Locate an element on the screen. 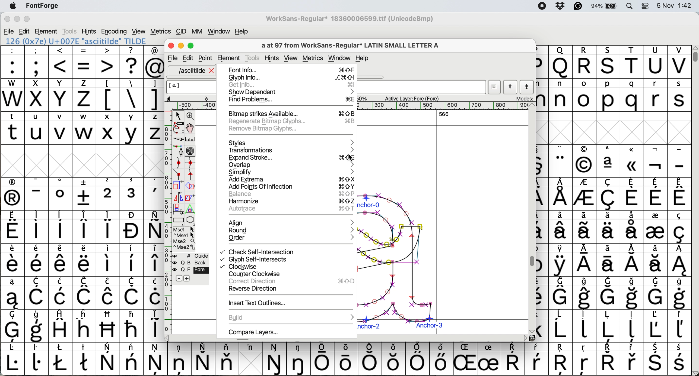  symbol is located at coordinates (560, 260).